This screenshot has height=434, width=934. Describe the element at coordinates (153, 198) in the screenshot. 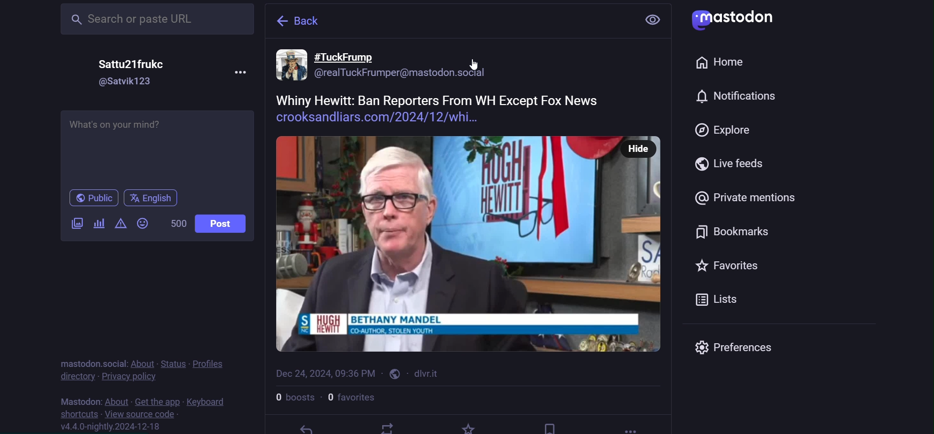

I see `english` at that location.